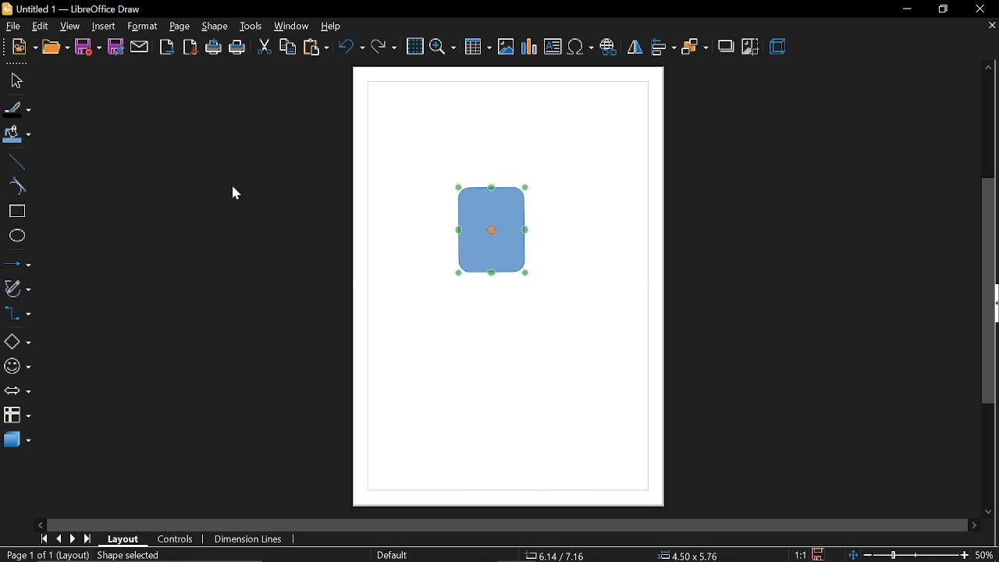  I want to click on scaling factor, so click(798, 554).